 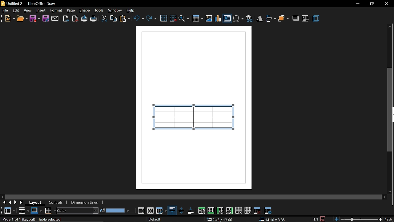 I want to click on shadow, so click(x=295, y=18).